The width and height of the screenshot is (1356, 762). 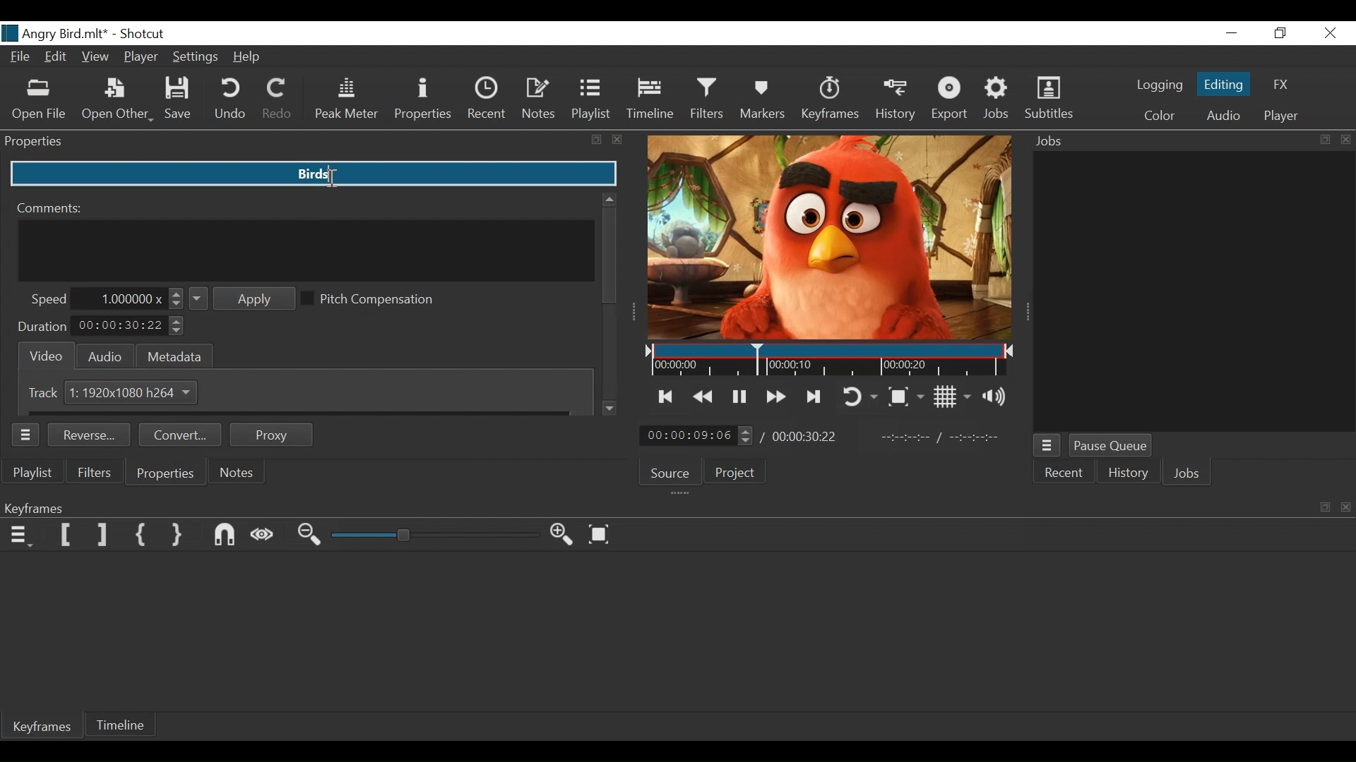 What do you see at coordinates (1190, 289) in the screenshot?
I see `Jobs Panel` at bounding box center [1190, 289].